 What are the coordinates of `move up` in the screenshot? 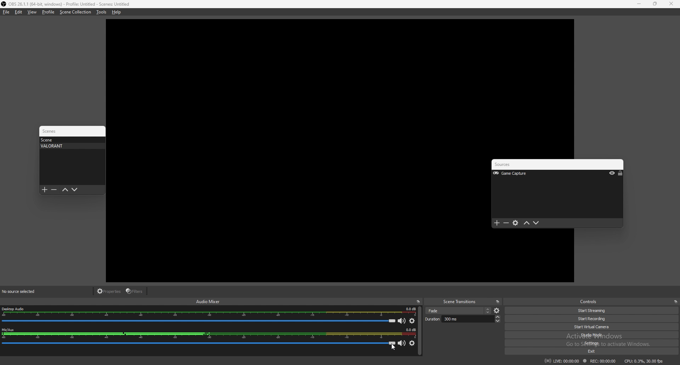 It's located at (527, 223).